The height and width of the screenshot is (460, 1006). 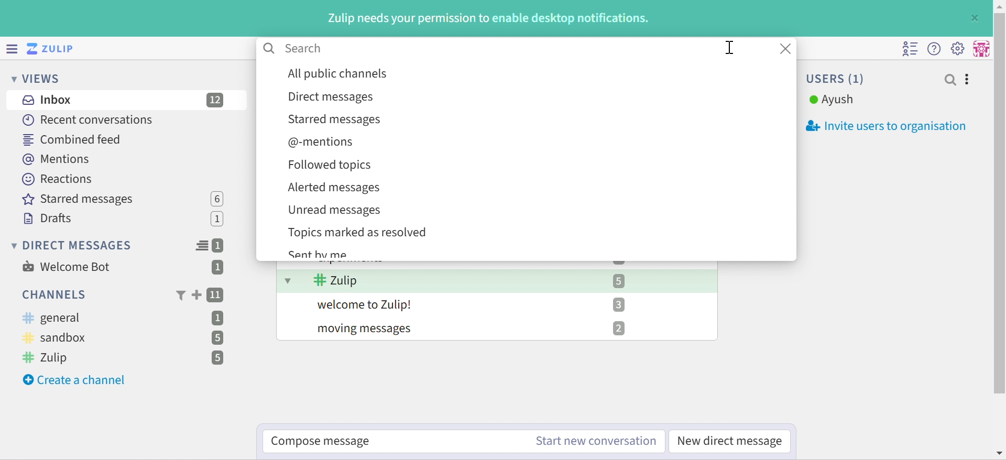 What do you see at coordinates (195, 295) in the screenshot?
I see `Add channels` at bounding box center [195, 295].